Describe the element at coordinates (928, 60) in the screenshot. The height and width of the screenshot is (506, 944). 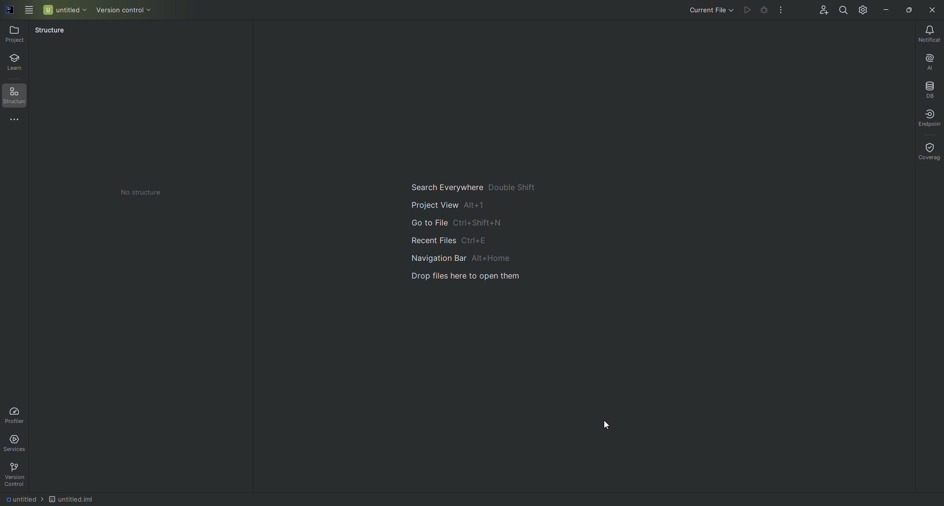
I see `AI Assistant` at that location.